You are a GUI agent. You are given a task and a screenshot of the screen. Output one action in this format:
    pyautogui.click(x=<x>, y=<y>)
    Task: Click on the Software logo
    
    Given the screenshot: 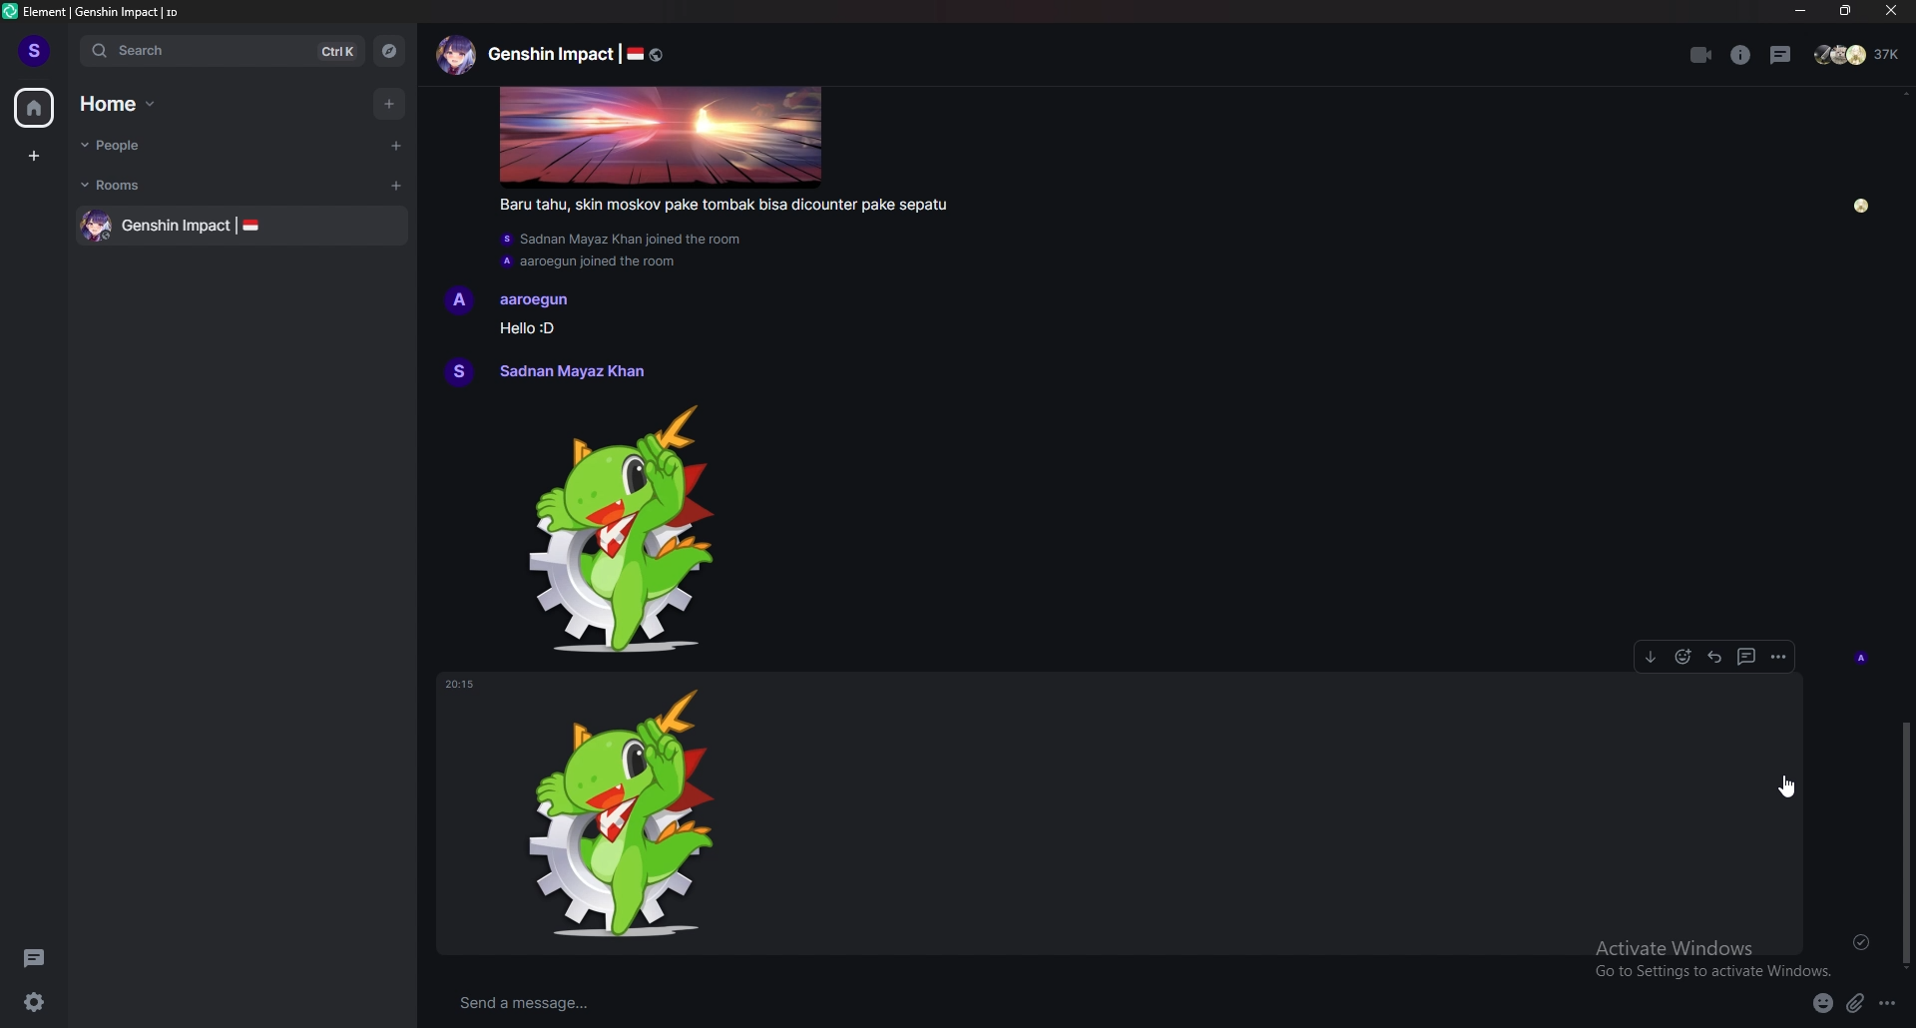 What is the action you would take?
    pyautogui.click(x=10, y=11)
    